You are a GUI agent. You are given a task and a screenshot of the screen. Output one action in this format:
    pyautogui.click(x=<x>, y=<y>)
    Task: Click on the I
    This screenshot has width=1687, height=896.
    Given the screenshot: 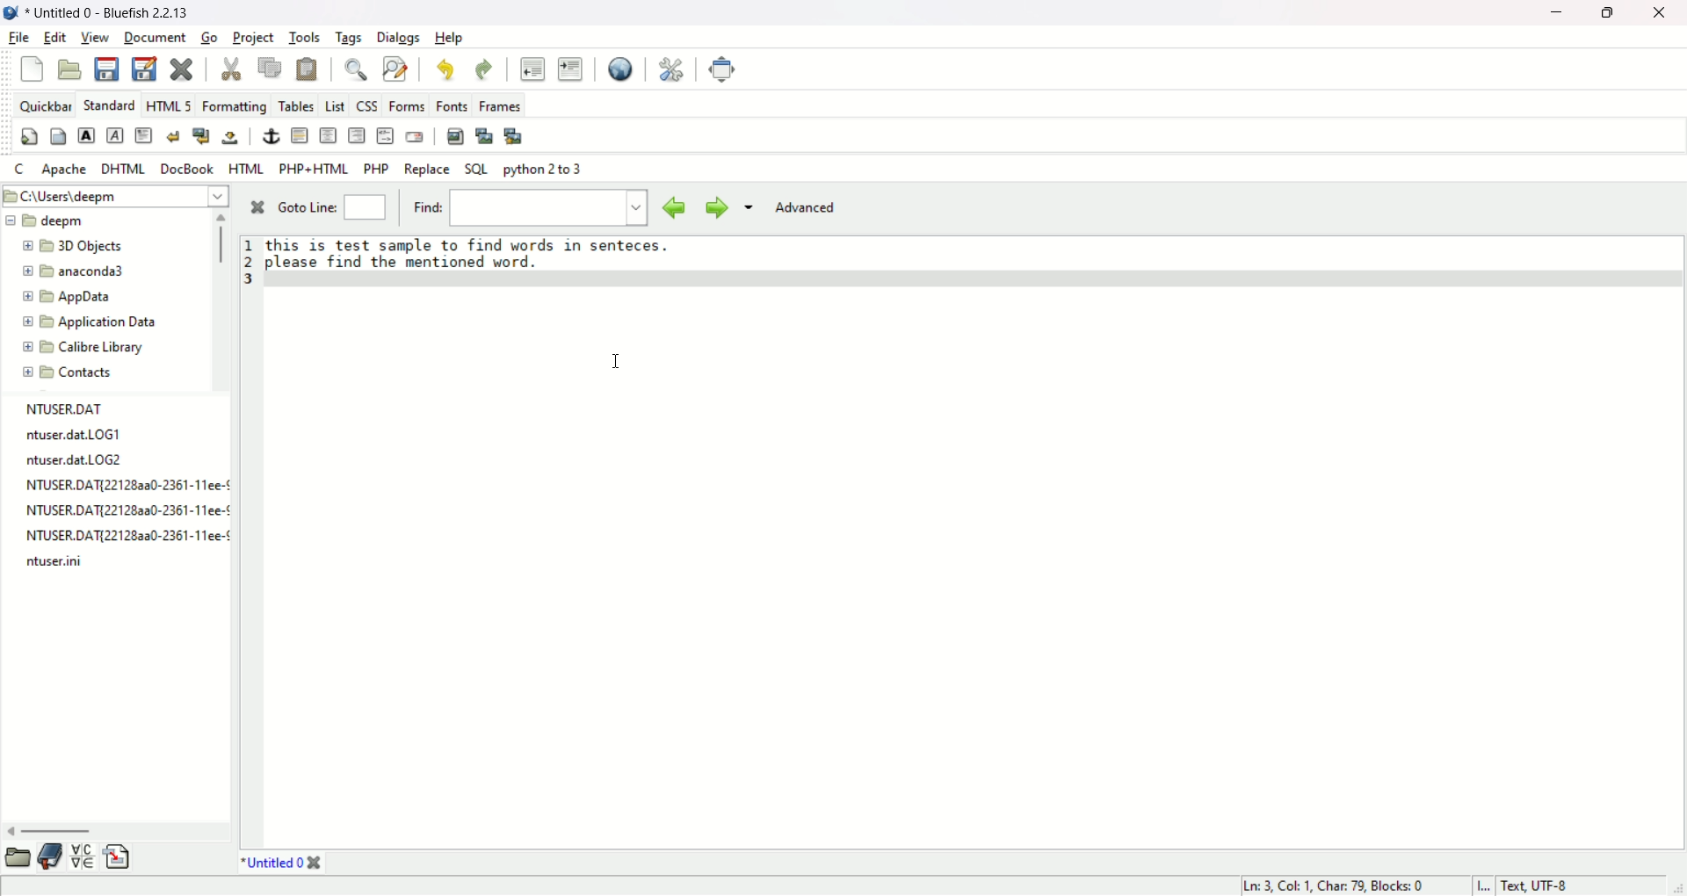 What is the action you would take?
    pyautogui.click(x=1483, y=888)
    